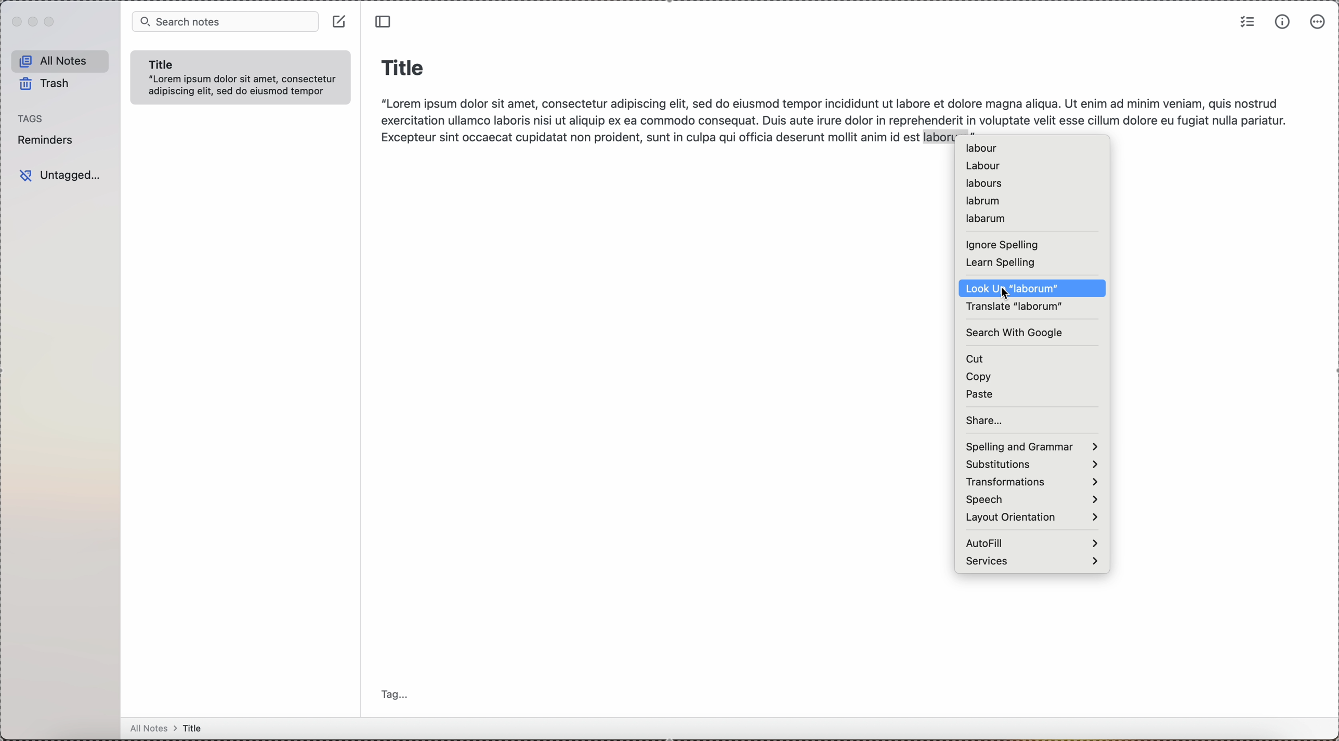 This screenshot has height=741, width=1339. Describe the element at coordinates (1033, 499) in the screenshot. I see `speech` at that location.